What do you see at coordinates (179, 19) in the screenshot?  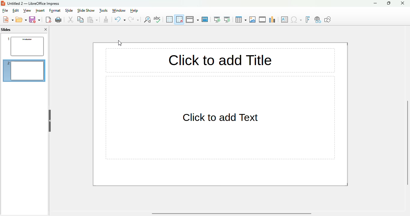 I see `snap to grid` at bounding box center [179, 19].